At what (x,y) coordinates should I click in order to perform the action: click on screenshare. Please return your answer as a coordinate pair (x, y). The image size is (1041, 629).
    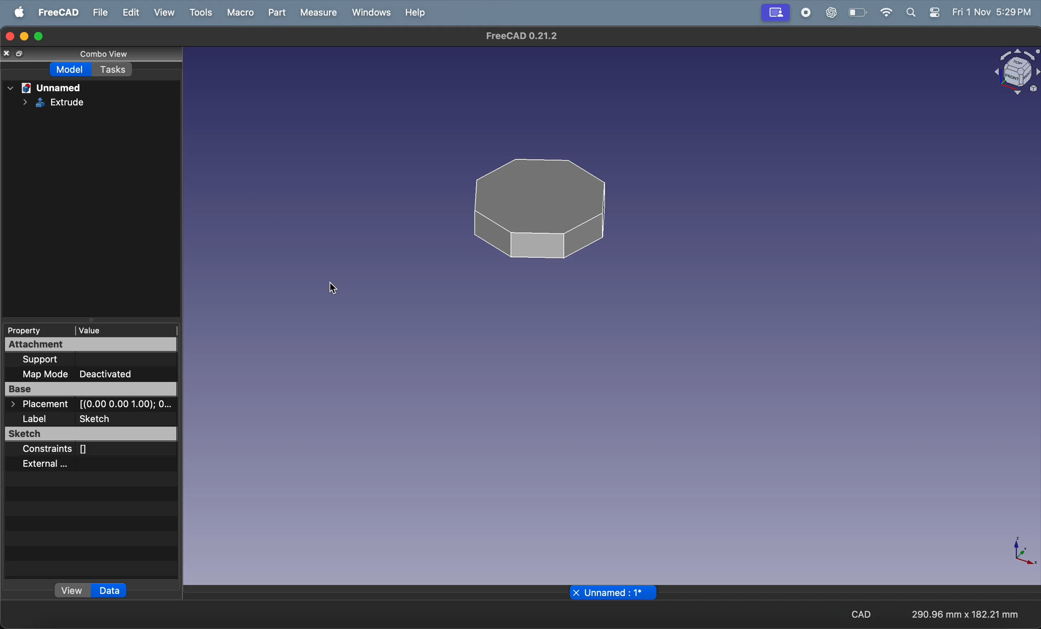
    Looking at the image, I should click on (777, 13).